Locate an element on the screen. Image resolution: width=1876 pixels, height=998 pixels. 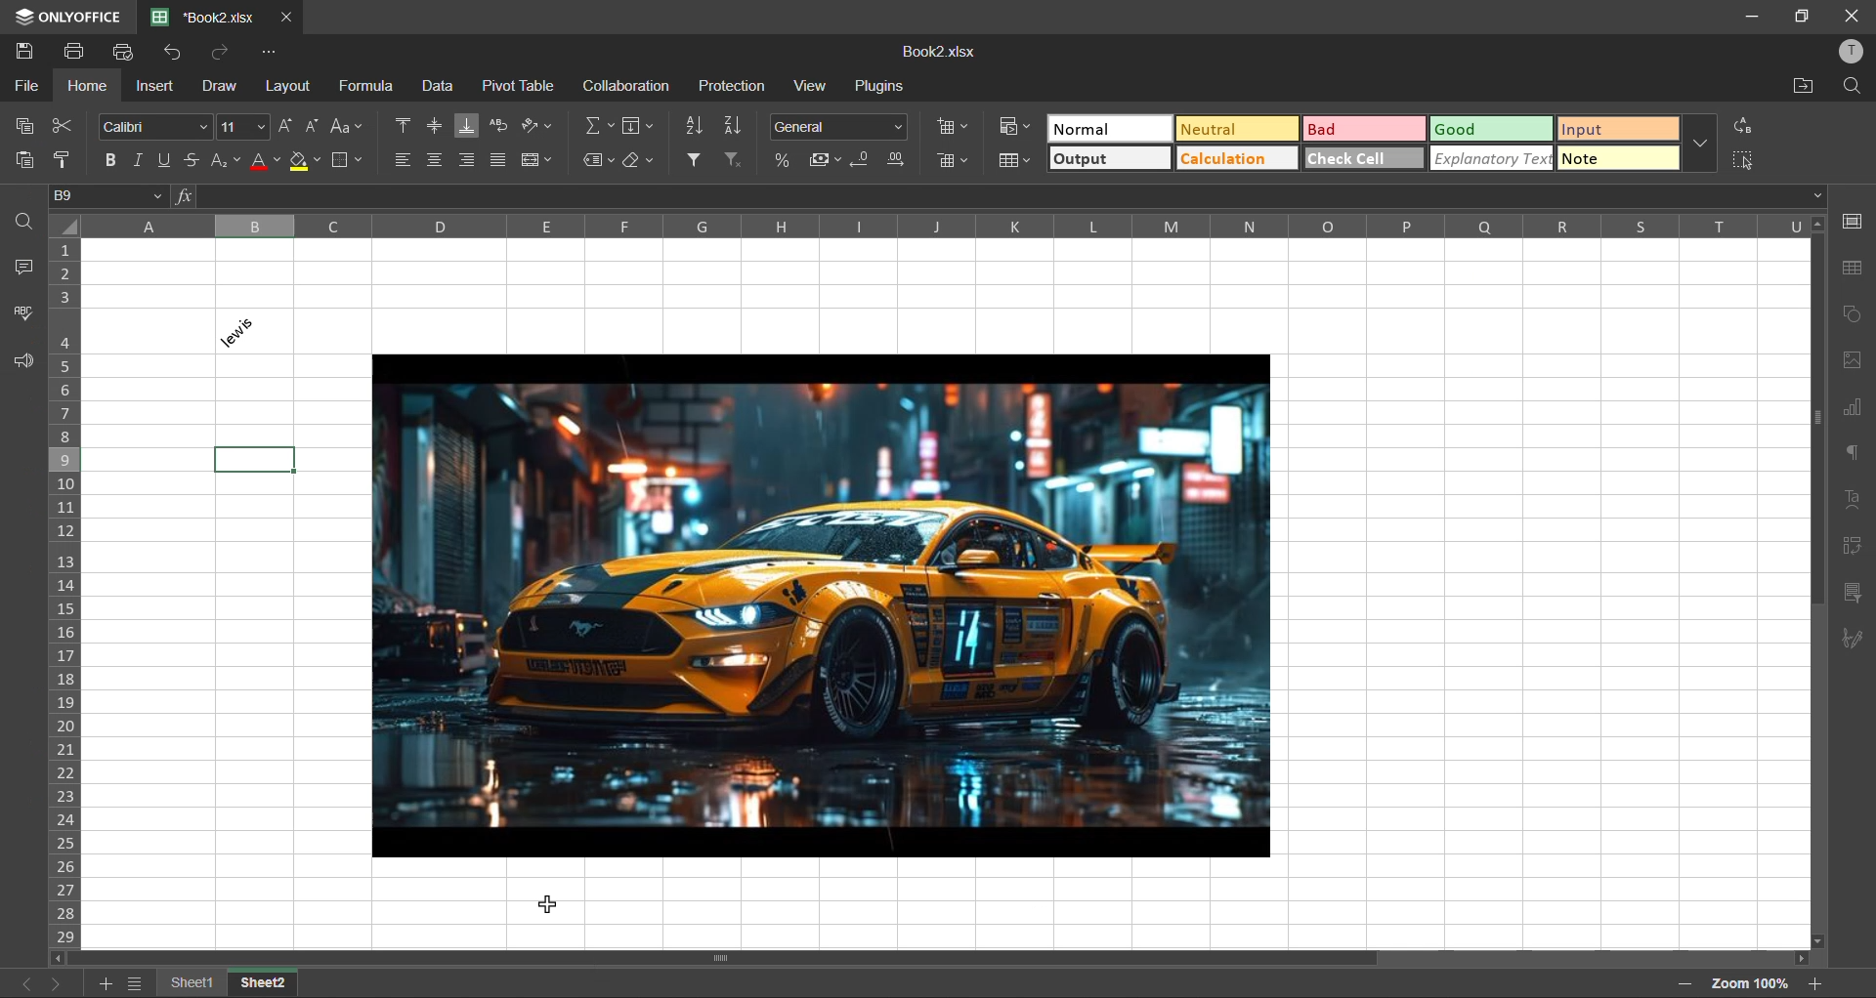
normal is located at coordinates (1108, 130).